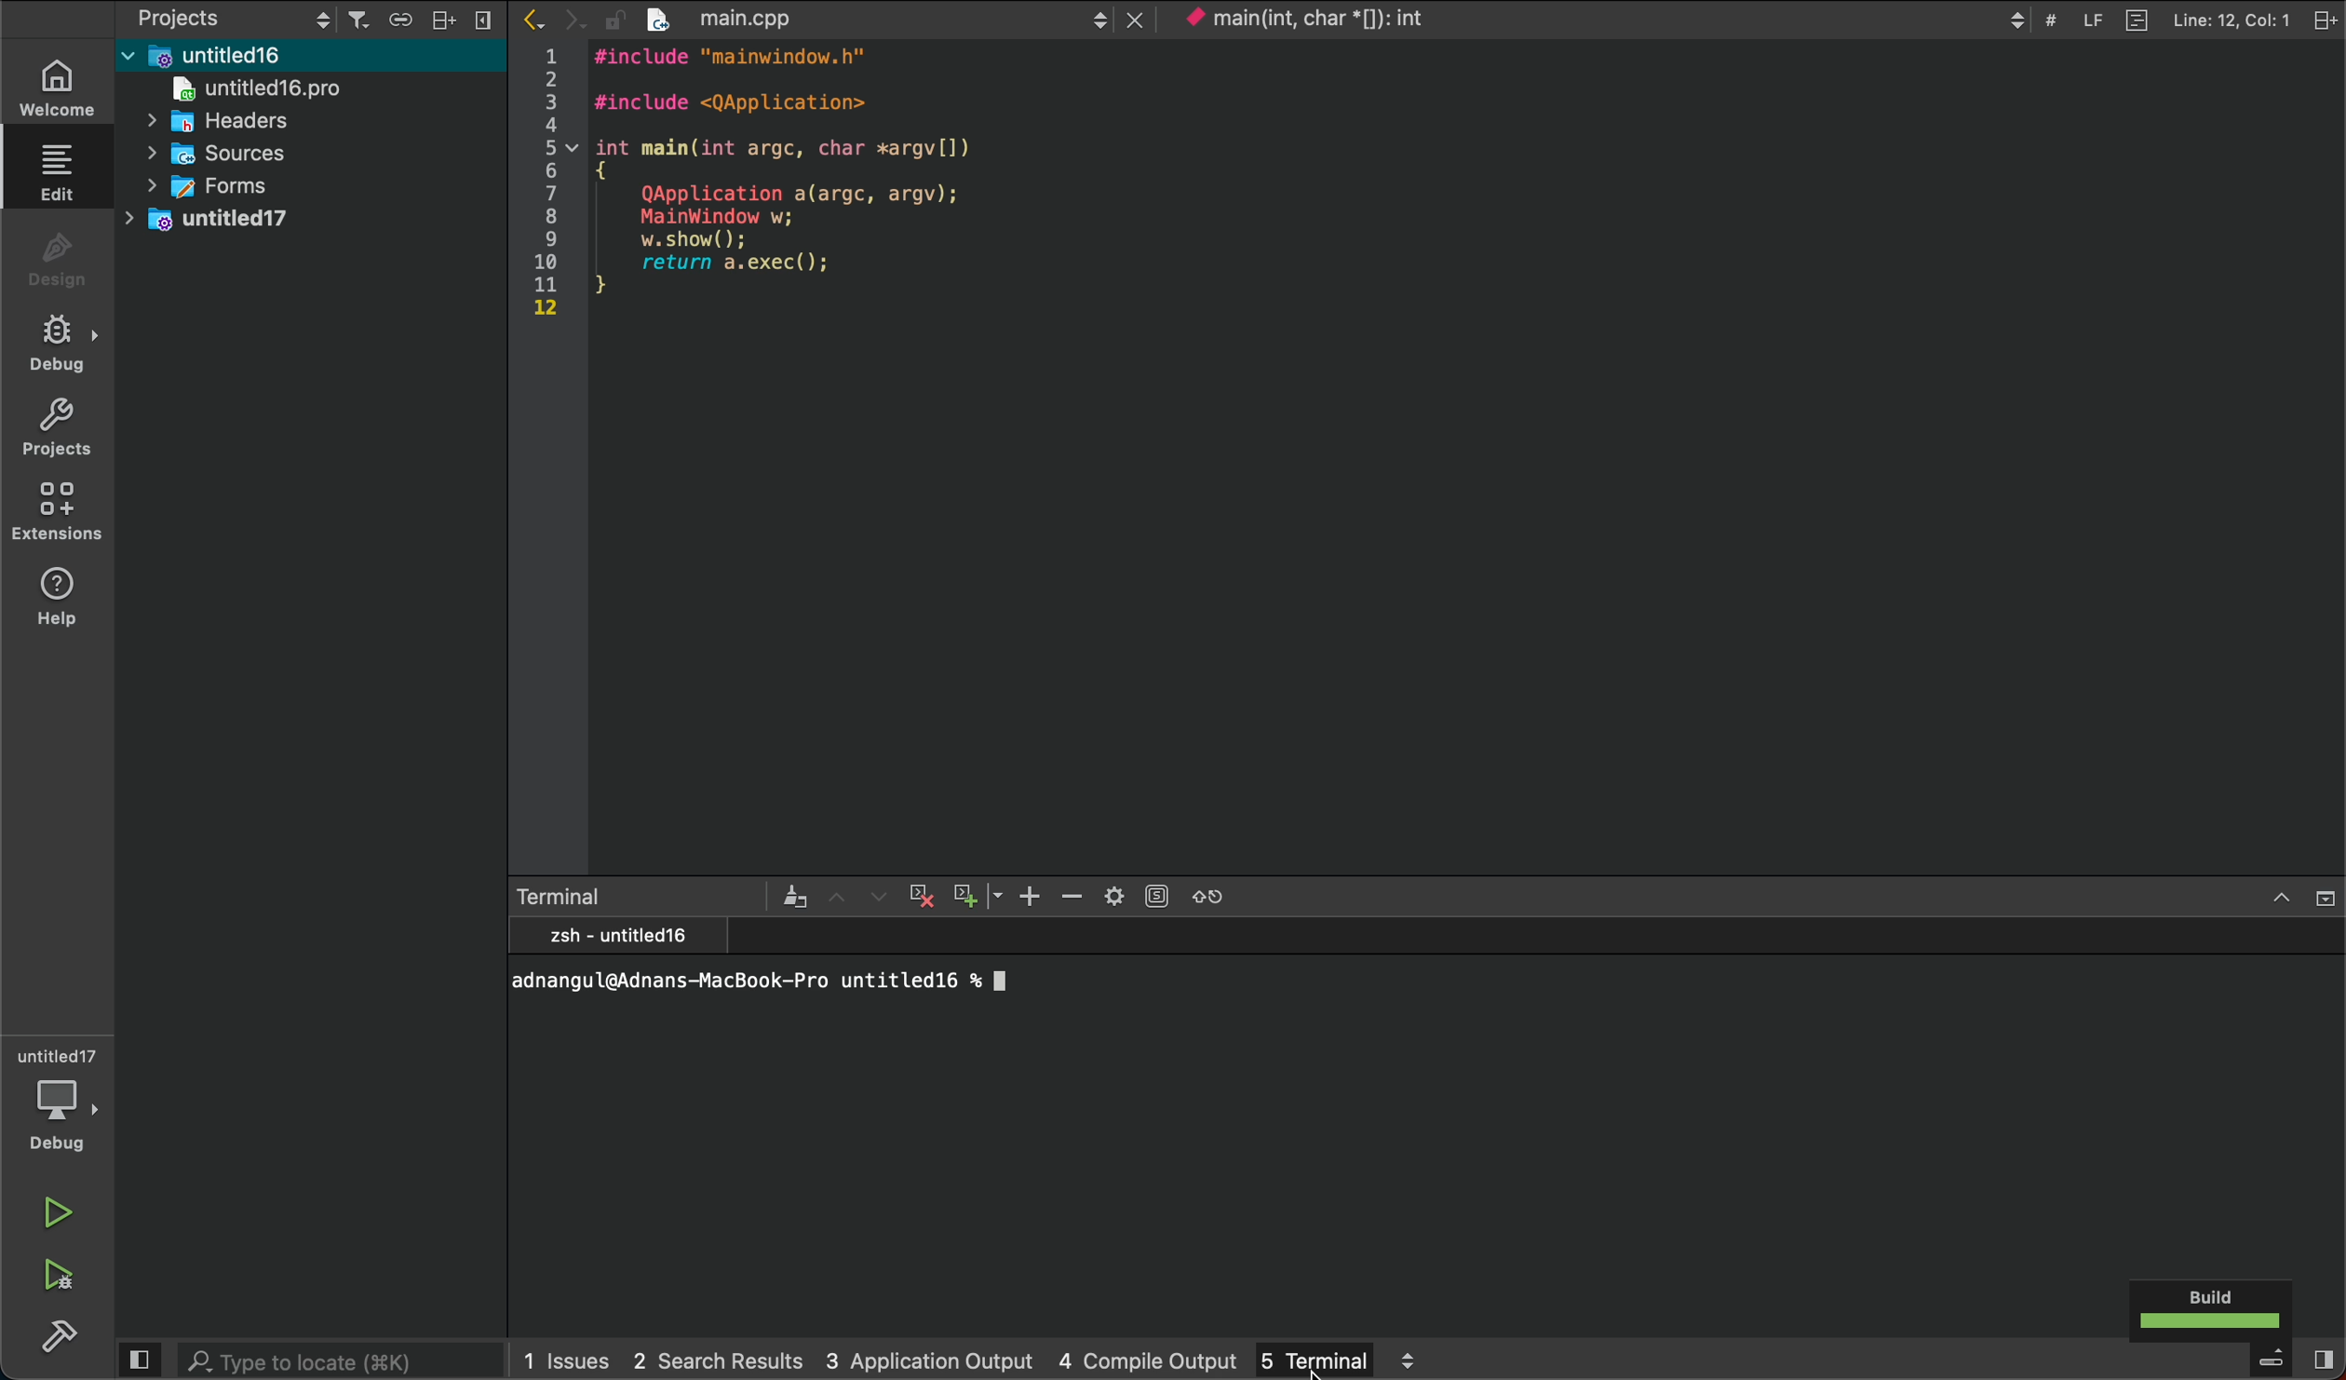 Image resolution: width=2346 pixels, height=1380 pixels. I want to click on previous, so click(537, 20).